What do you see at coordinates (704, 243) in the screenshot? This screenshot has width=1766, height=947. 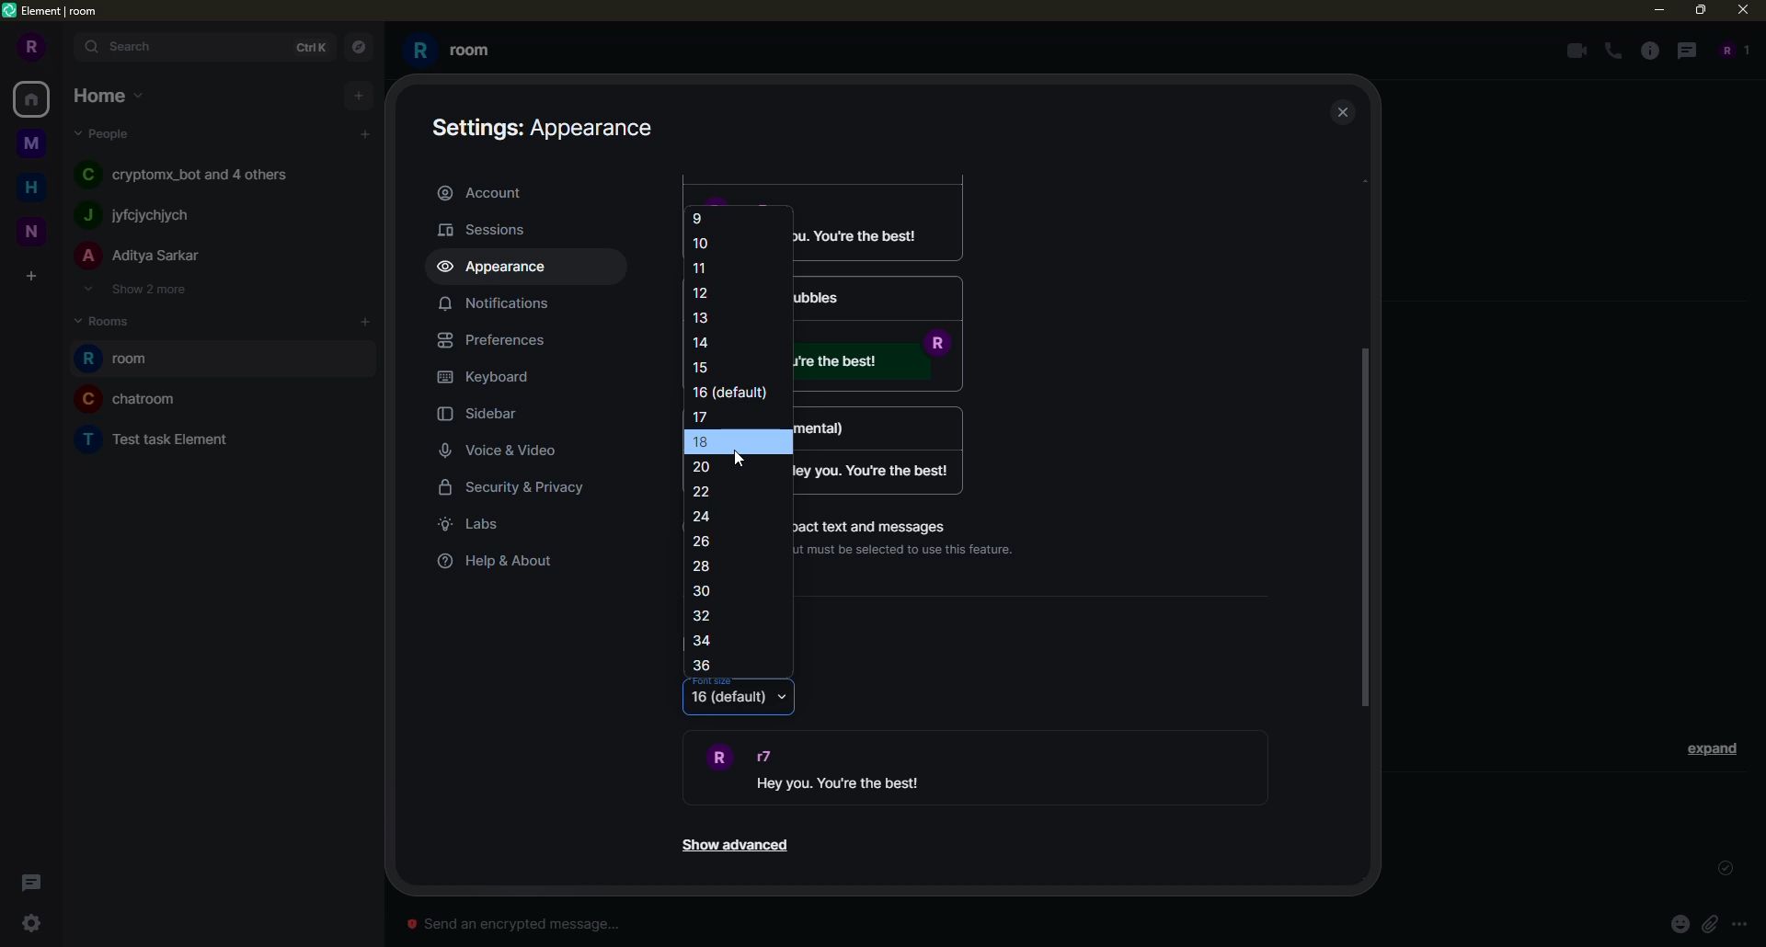 I see `10` at bounding box center [704, 243].